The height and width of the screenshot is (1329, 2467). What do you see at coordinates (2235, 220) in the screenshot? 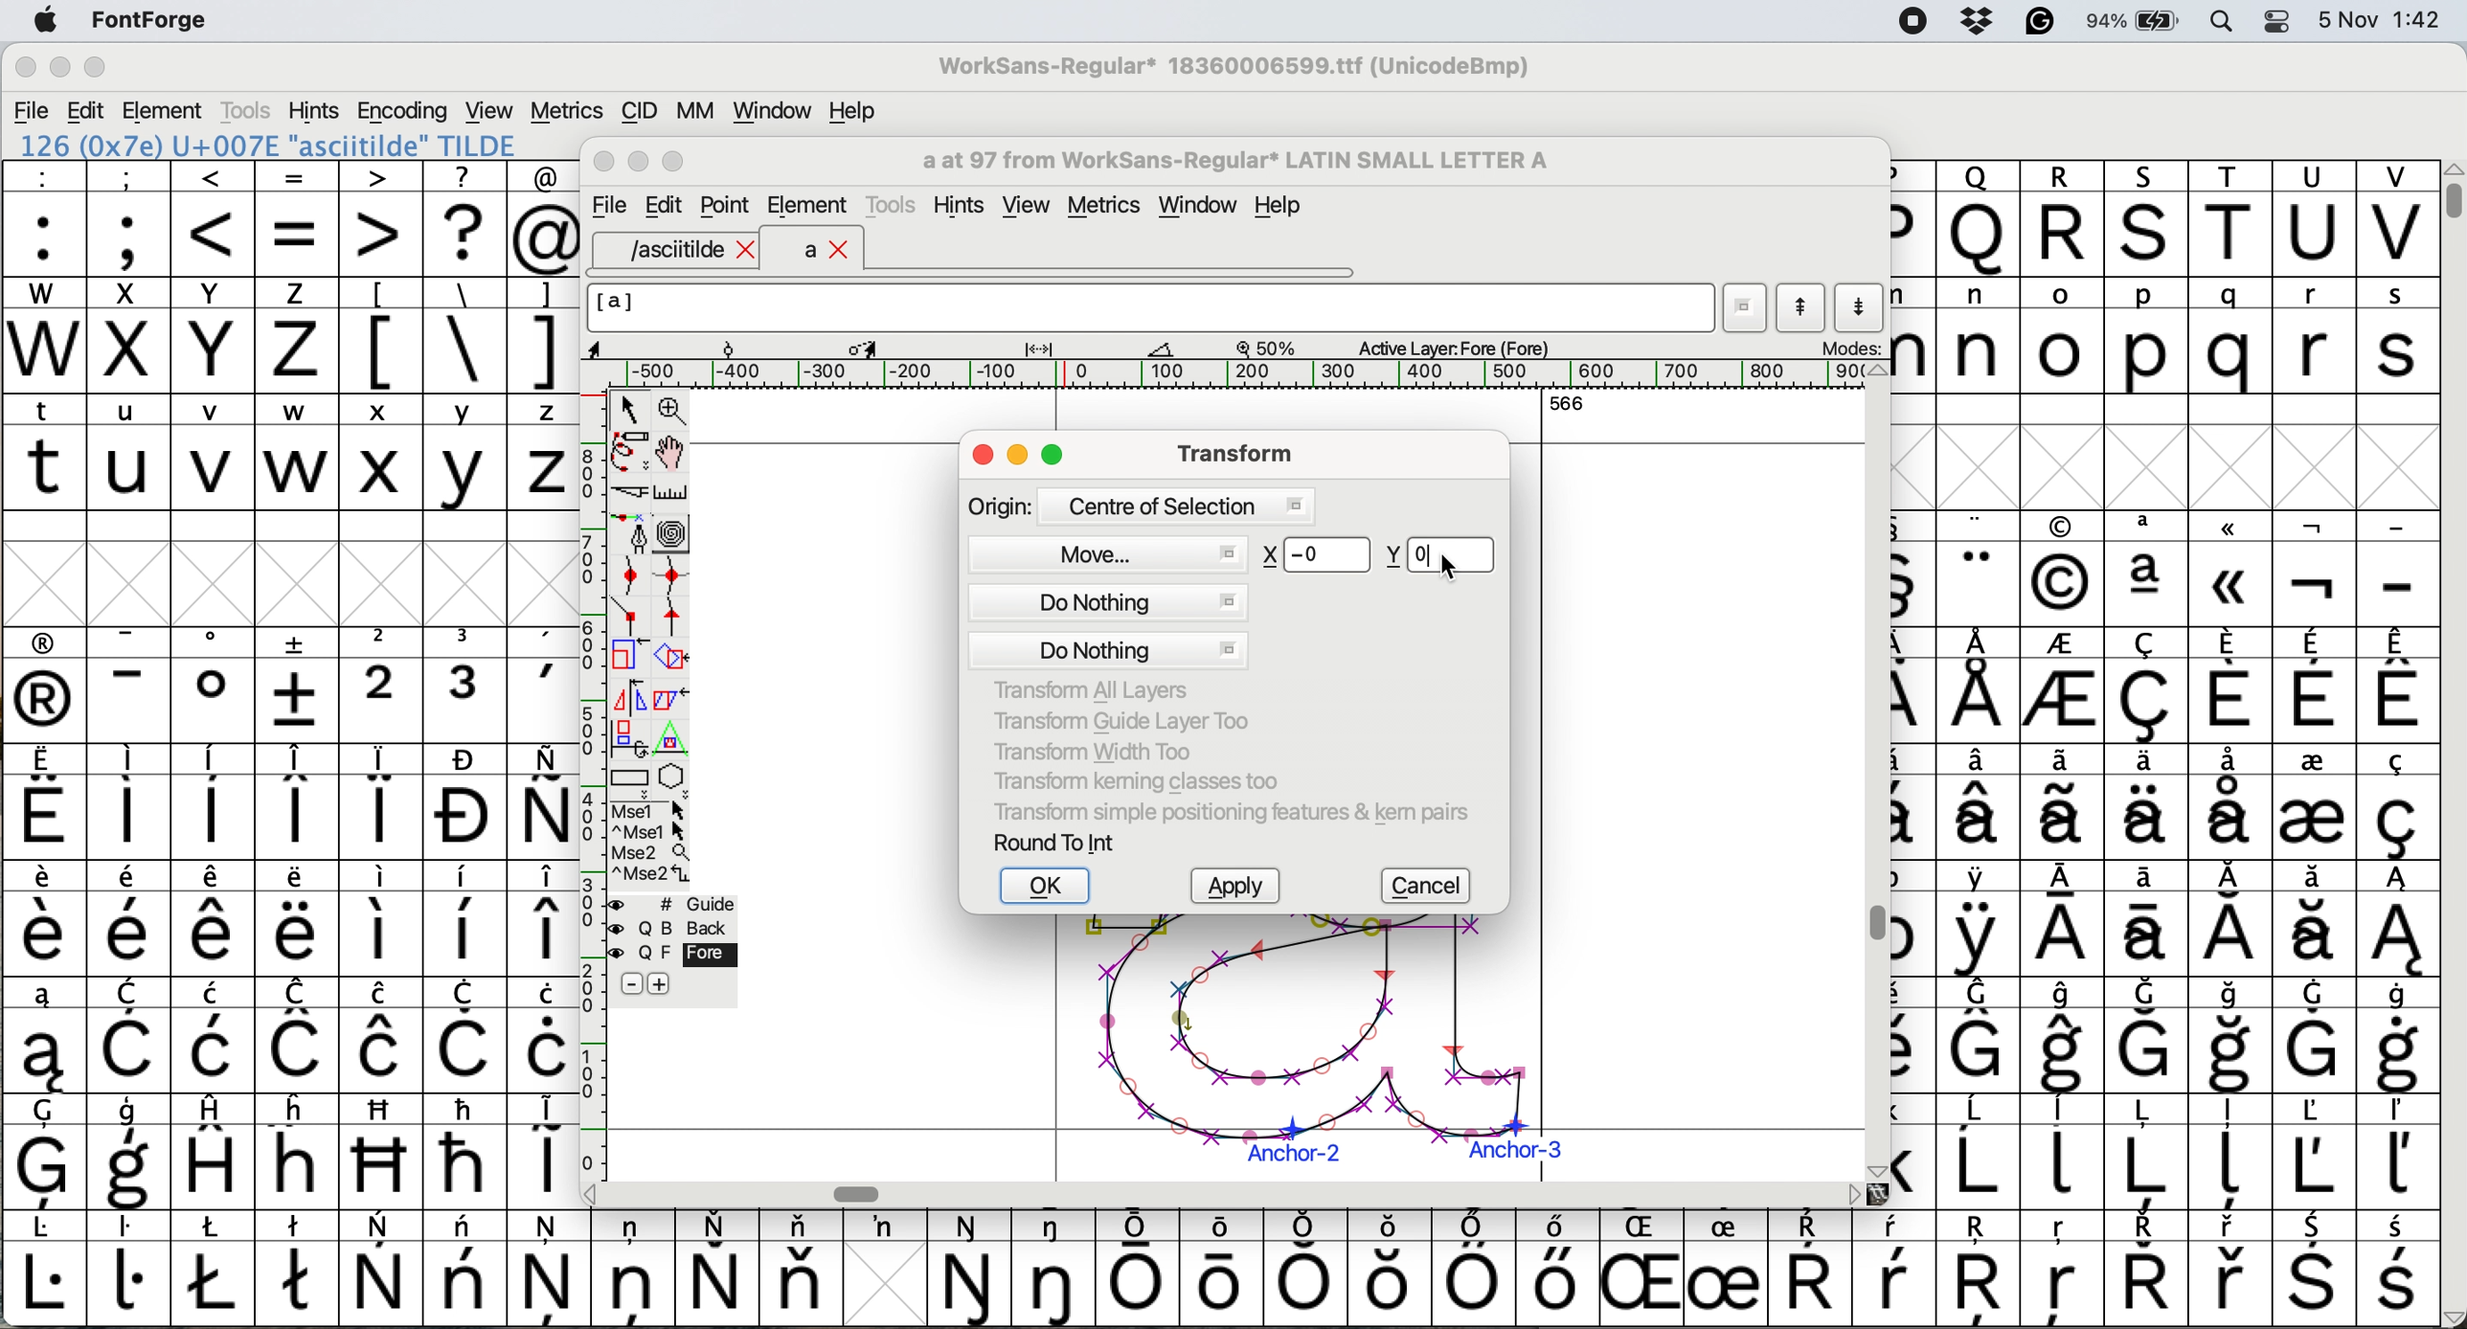
I see `T` at bounding box center [2235, 220].